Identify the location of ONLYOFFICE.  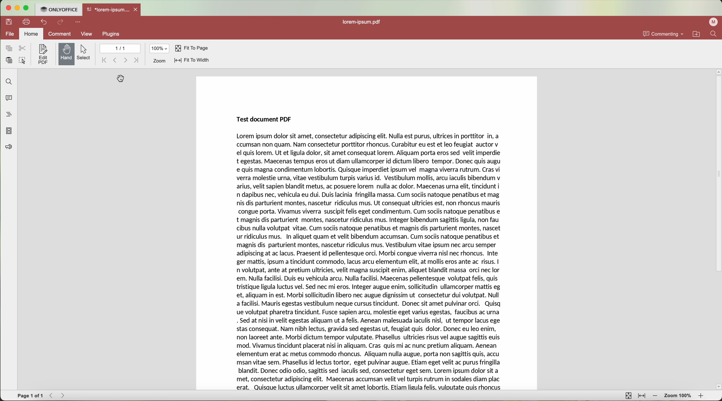
(59, 10).